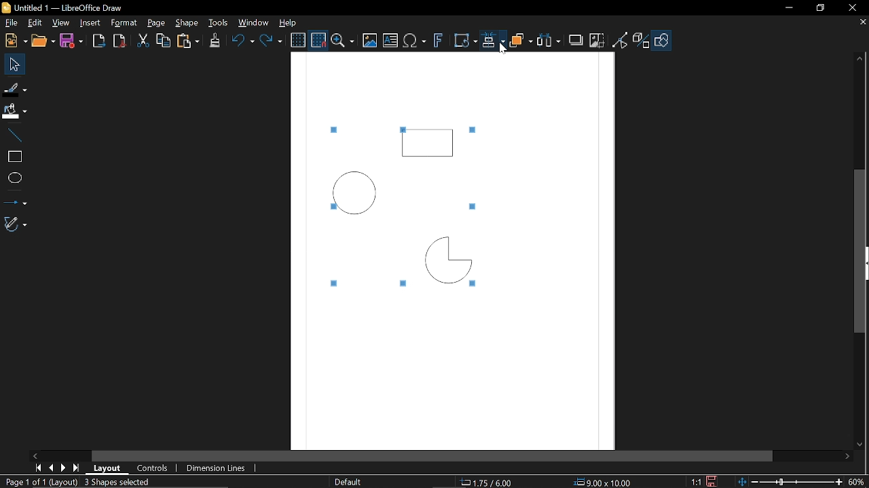 This screenshot has width=869, height=488. I want to click on Fill Line , so click(15, 89).